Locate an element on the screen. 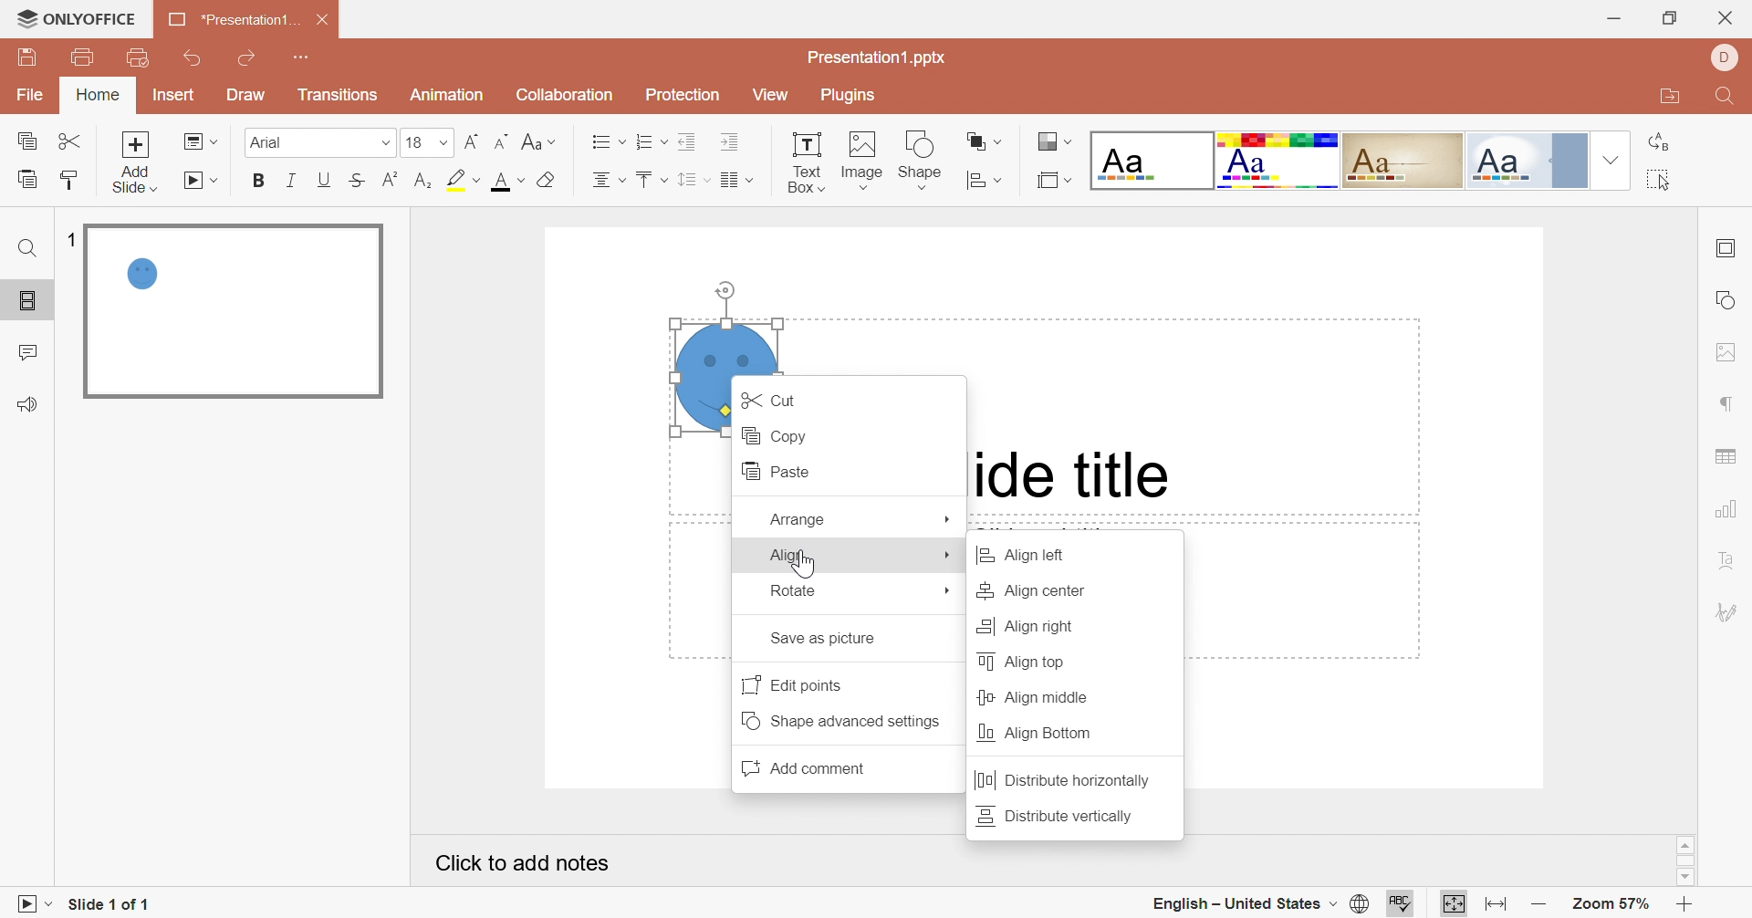  Subscript is located at coordinates (422, 181).